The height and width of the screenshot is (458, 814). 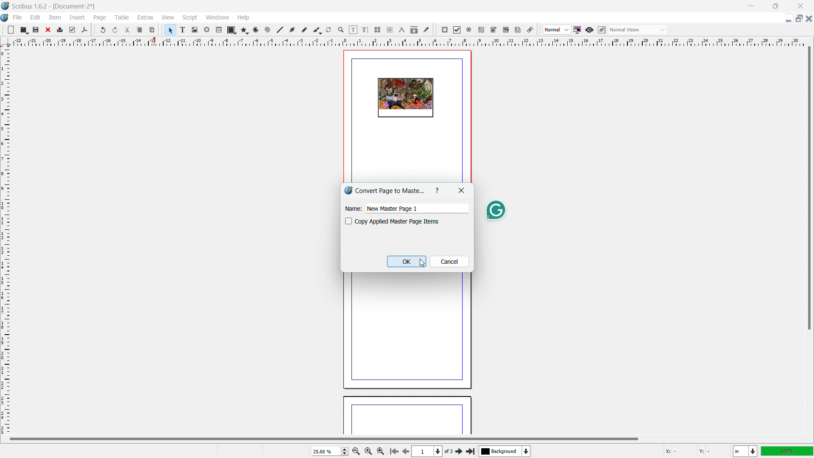 What do you see at coordinates (427, 452) in the screenshot?
I see `select the current page` at bounding box center [427, 452].